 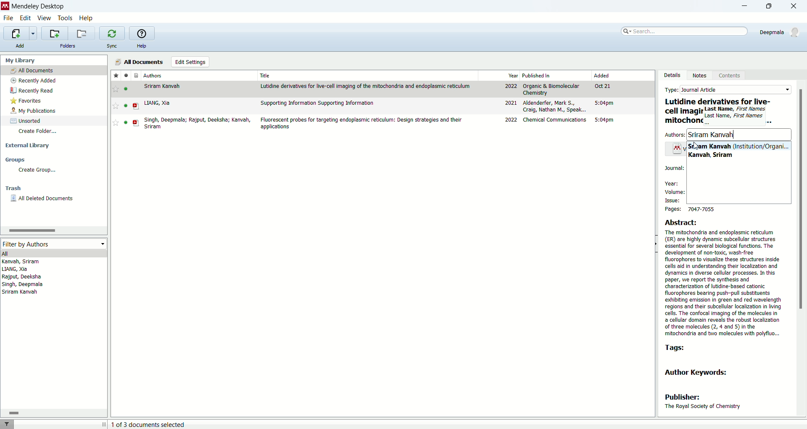 I want to click on maximize, so click(x=773, y=6).